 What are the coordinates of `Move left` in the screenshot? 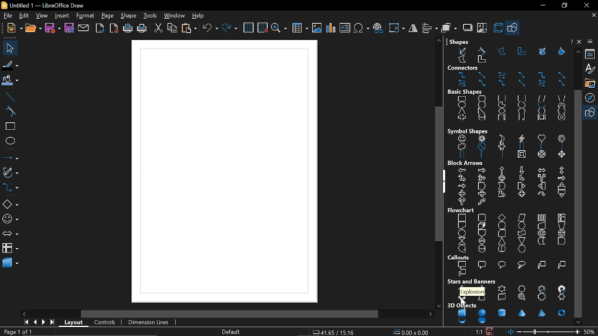 It's located at (24, 314).